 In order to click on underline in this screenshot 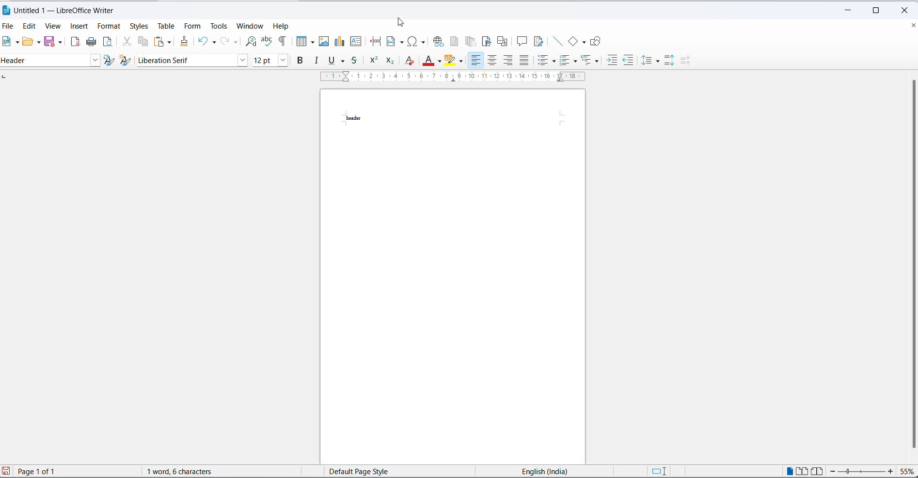, I will do `click(331, 61)`.